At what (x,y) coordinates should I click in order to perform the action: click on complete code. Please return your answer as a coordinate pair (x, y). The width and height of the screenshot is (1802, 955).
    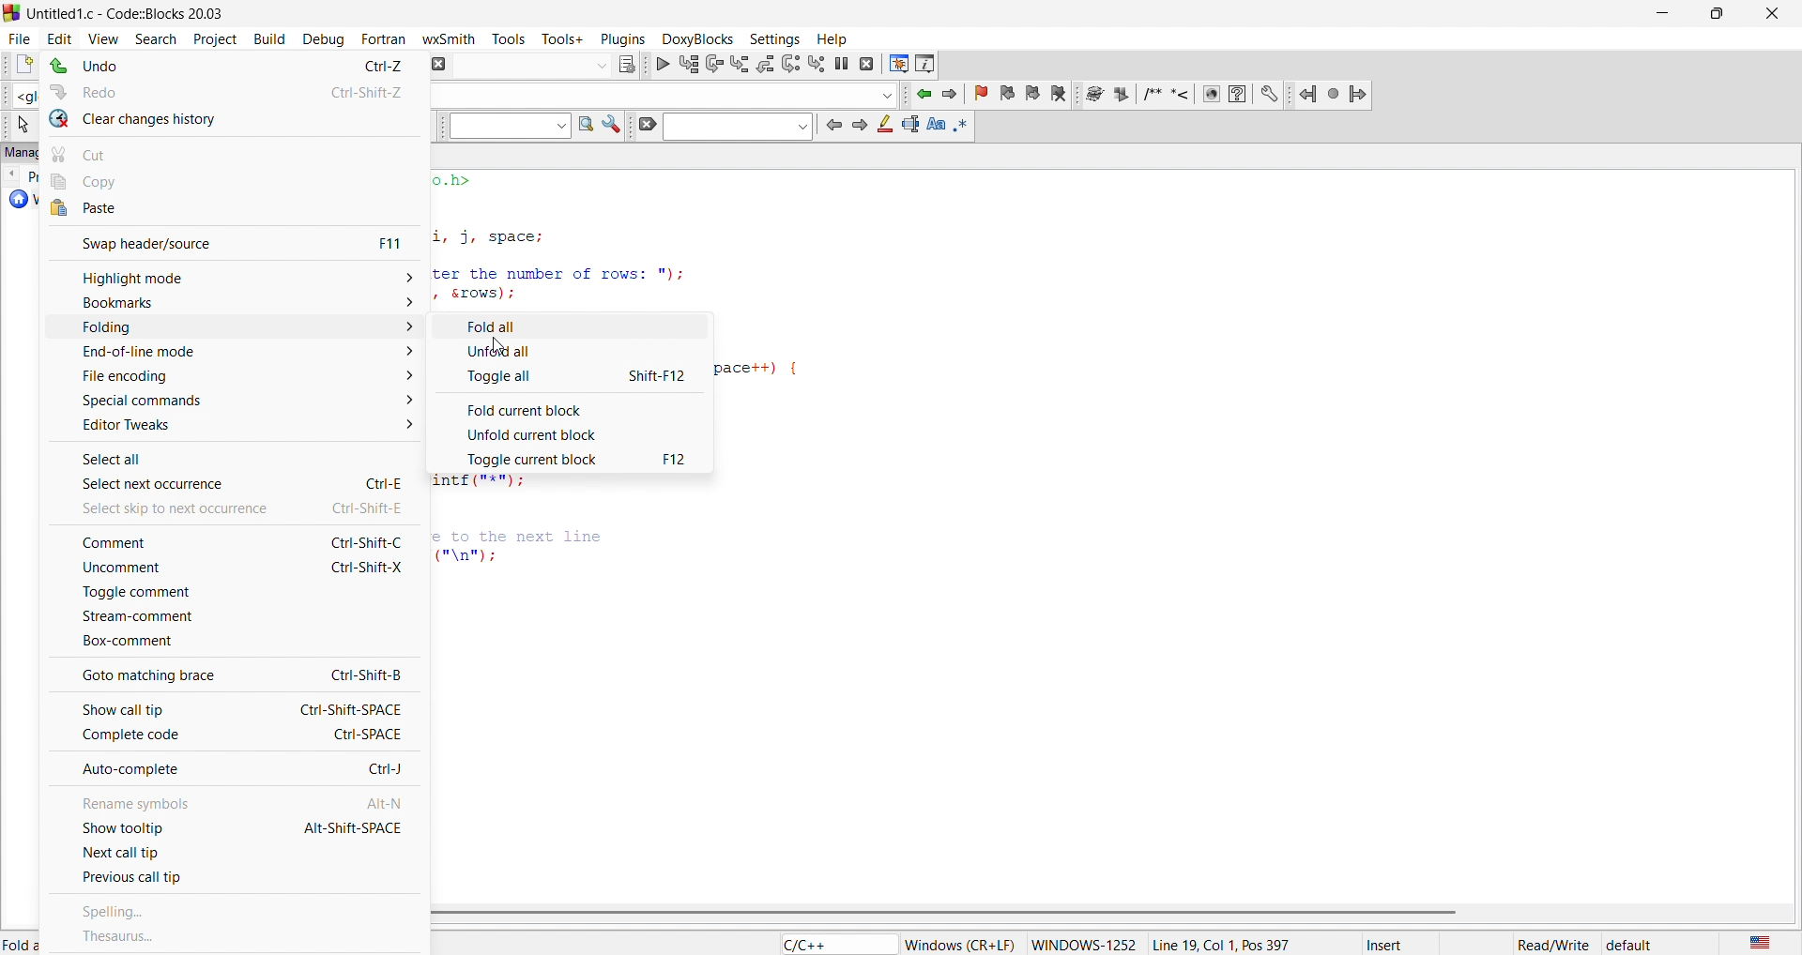
    Looking at the image, I should click on (234, 735).